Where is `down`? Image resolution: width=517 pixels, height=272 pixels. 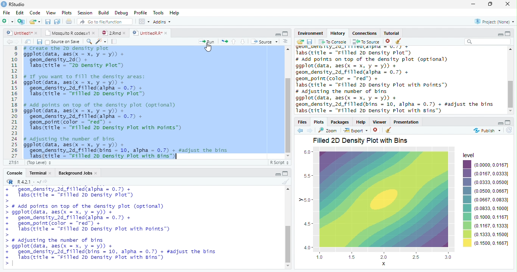 down is located at coordinates (287, 266).